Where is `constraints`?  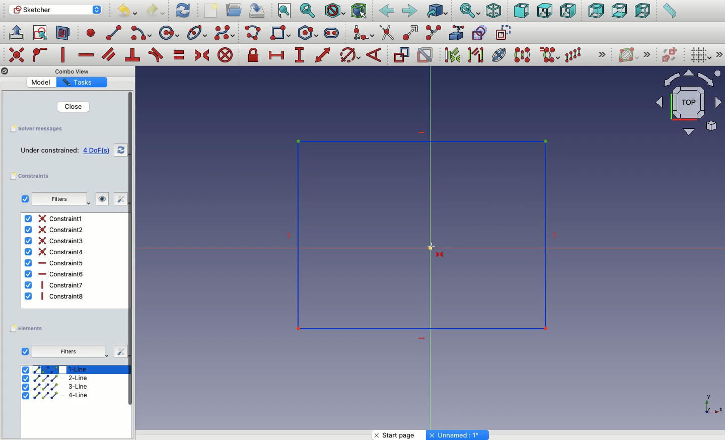
constraints is located at coordinates (32, 176).